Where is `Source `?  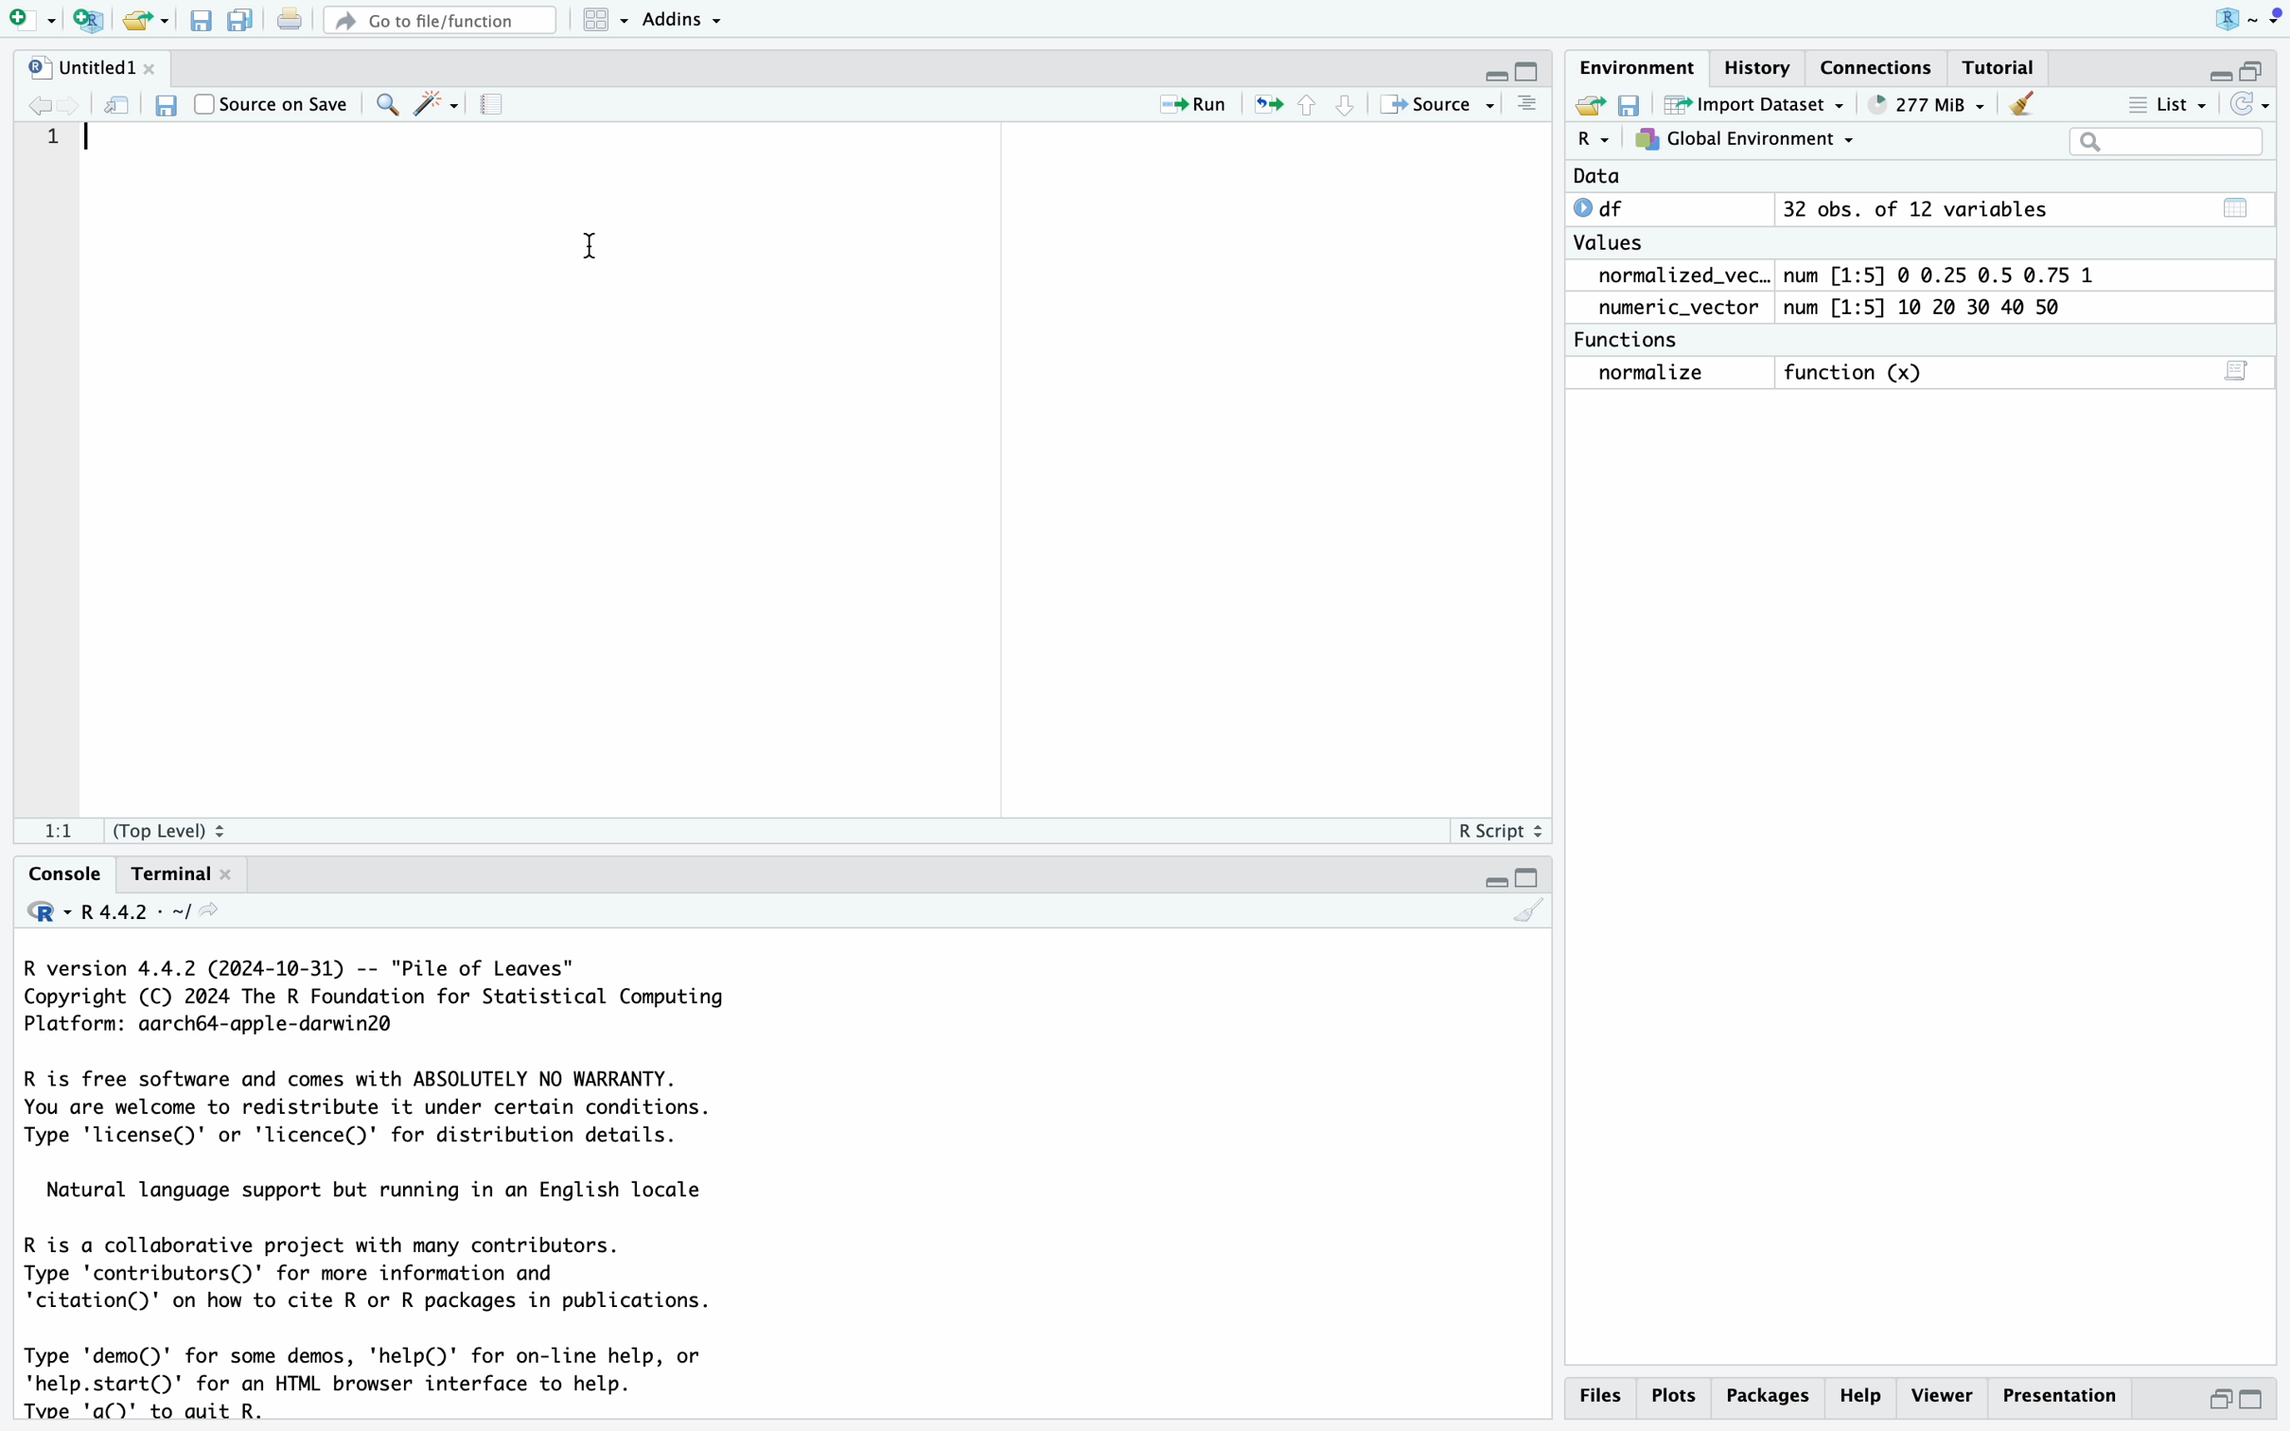 Source  is located at coordinates (1441, 104).